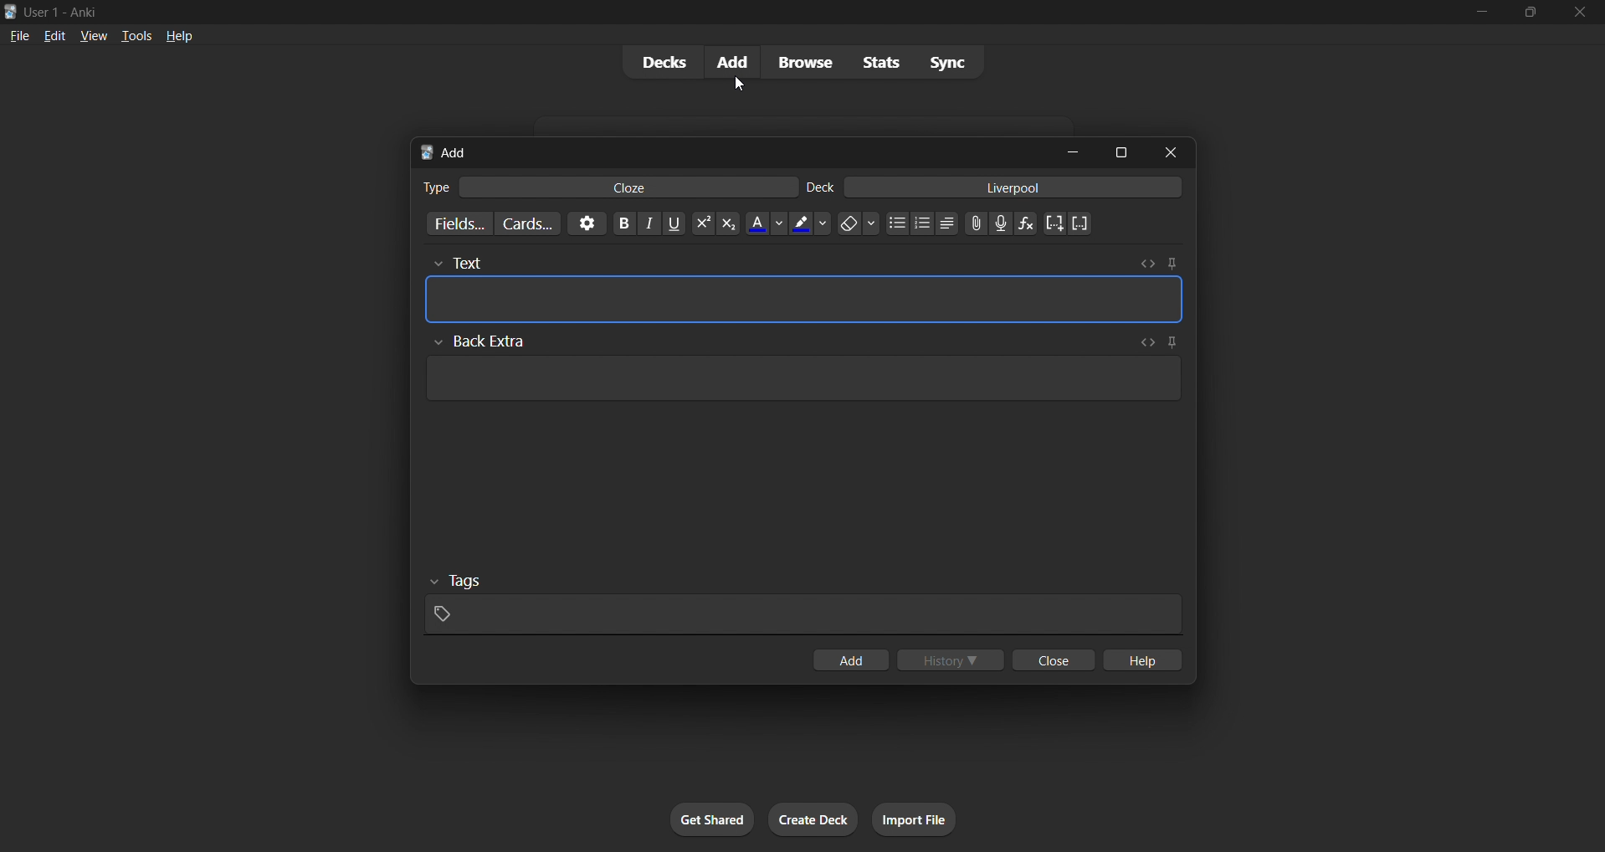 The width and height of the screenshot is (1605, 852). What do you see at coordinates (1151, 264) in the screenshot?
I see `toggle html editor` at bounding box center [1151, 264].